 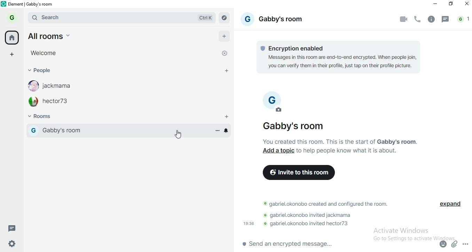 What do you see at coordinates (44, 117) in the screenshot?
I see `rooms` at bounding box center [44, 117].